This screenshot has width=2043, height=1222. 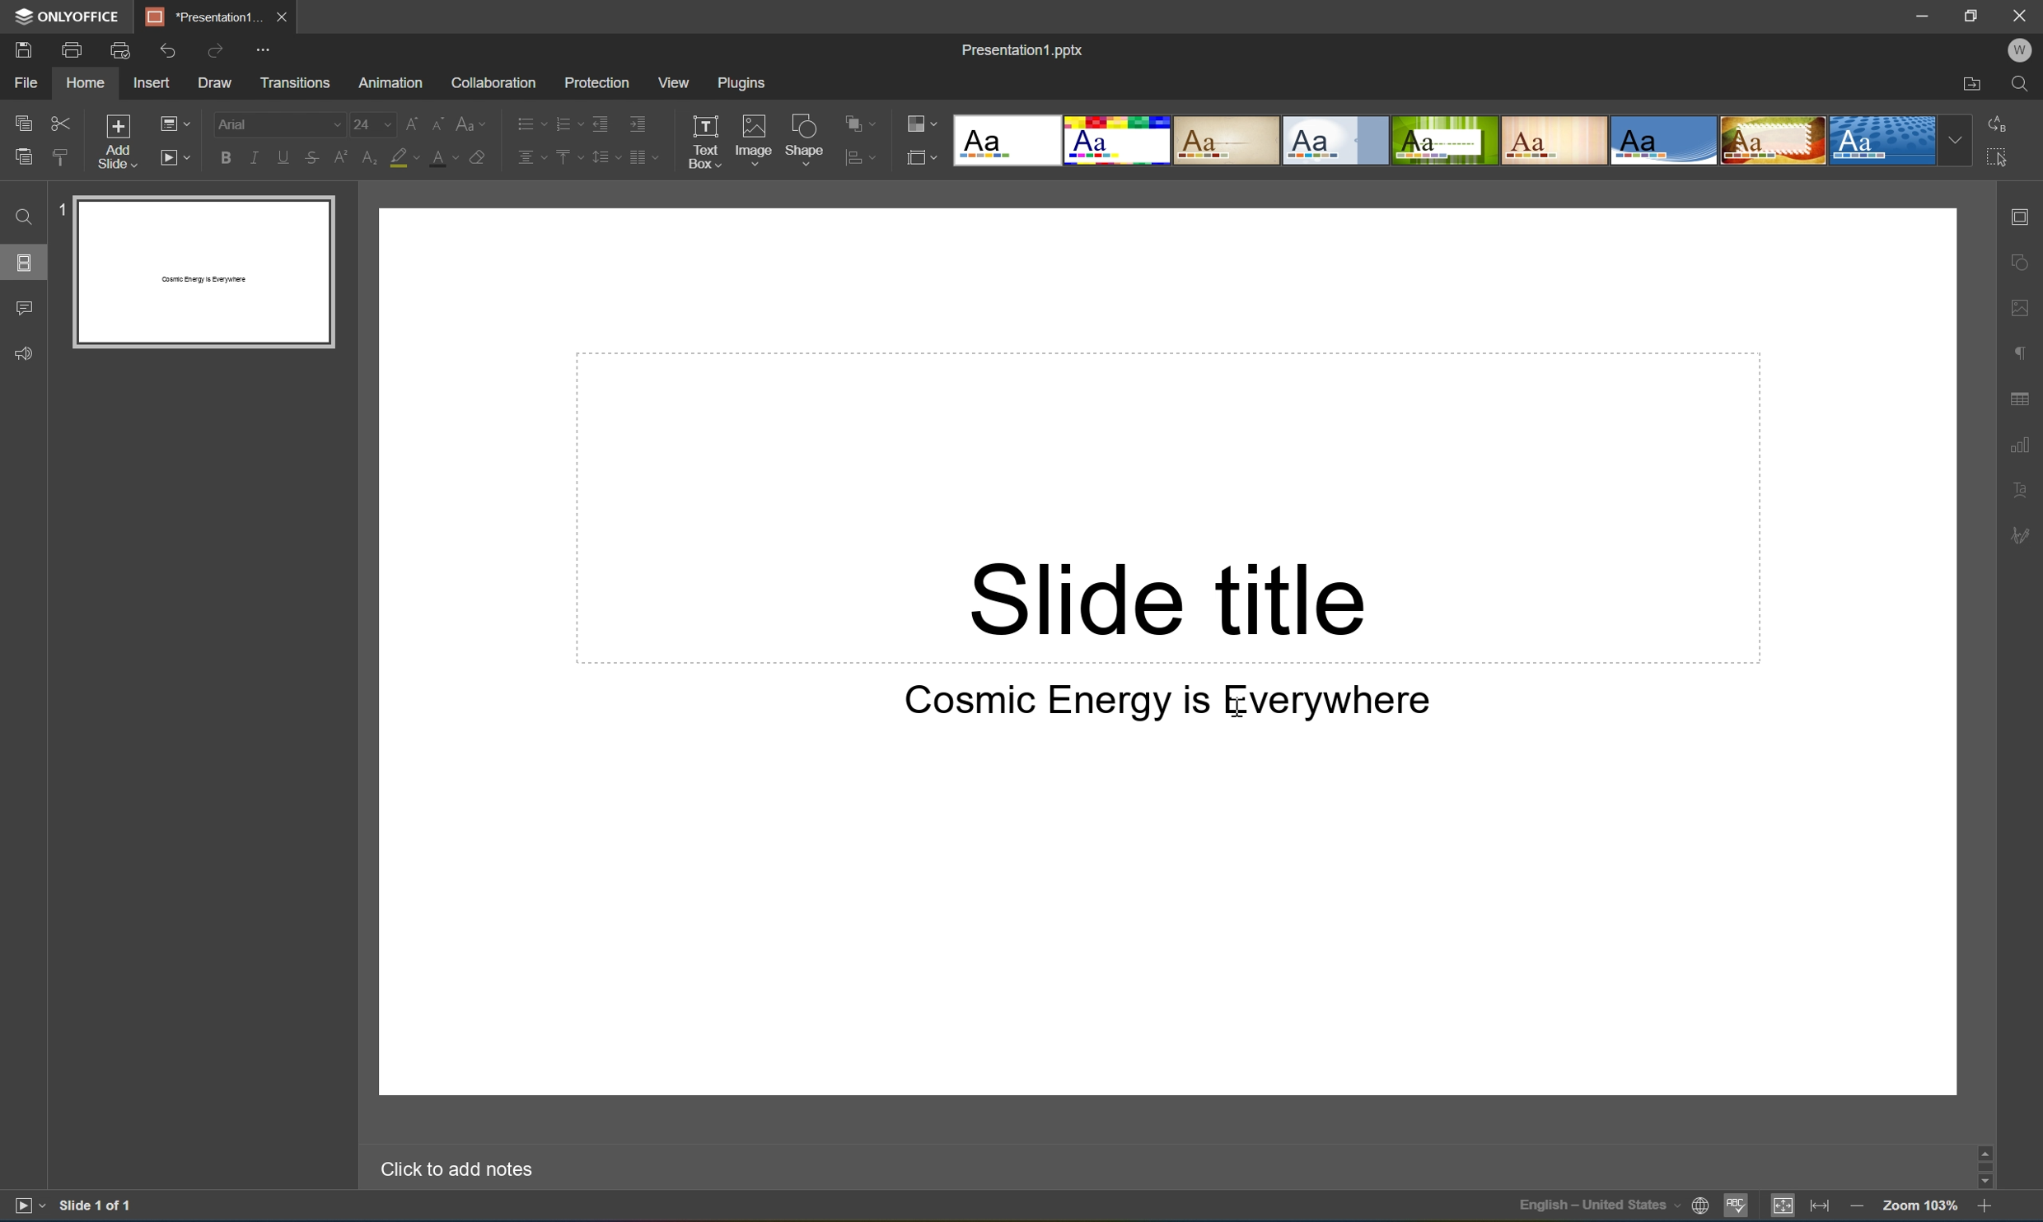 What do you see at coordinates (493, 81) in the screenshot?
I see `Collaboration` at bounding box center [493, 81].